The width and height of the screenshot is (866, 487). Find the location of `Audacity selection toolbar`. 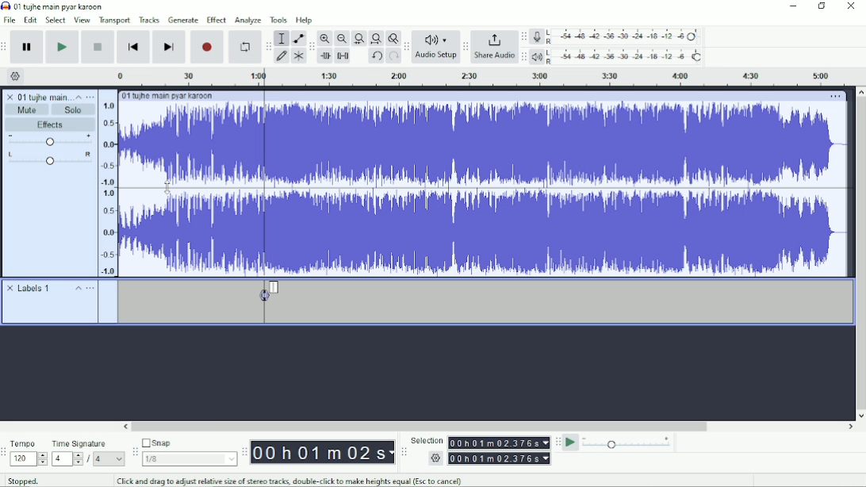

Audacity selection toolbar is located at coordinates (404, 452).